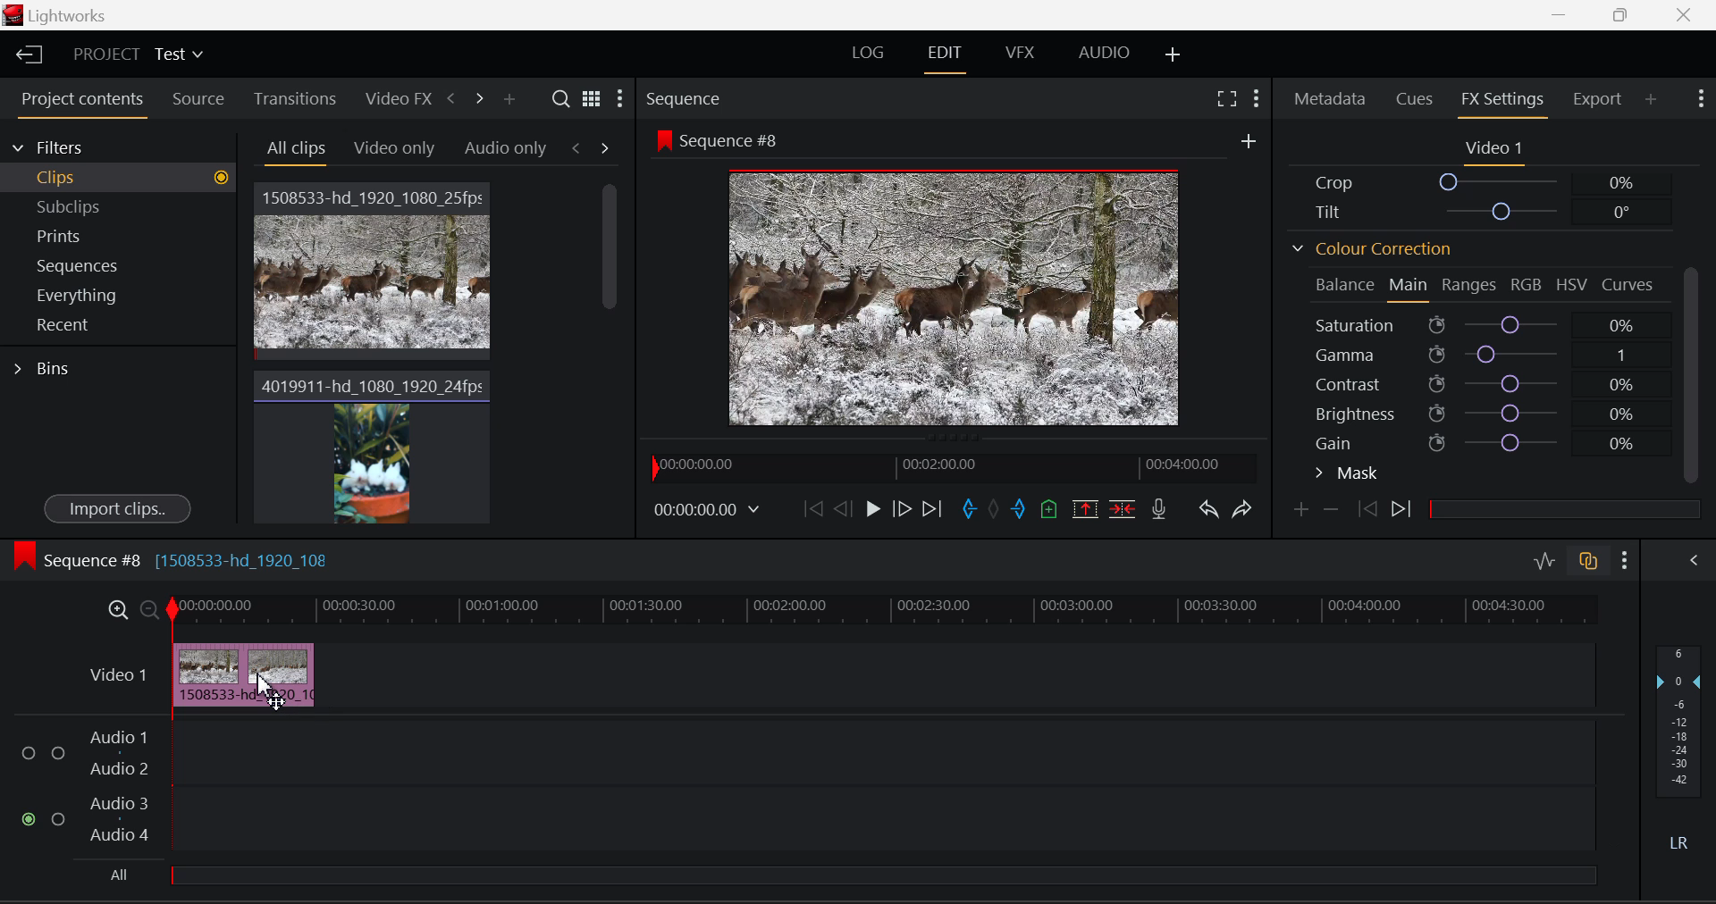 This screenshot has height=904, width=1716. Describe the element at coordinates (1328, 99) in the screenshot. I see `Metadata` at that location.